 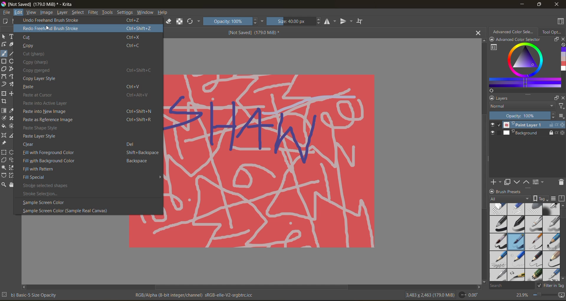 I want to click on zoom tool, so click(x=4, y=185).